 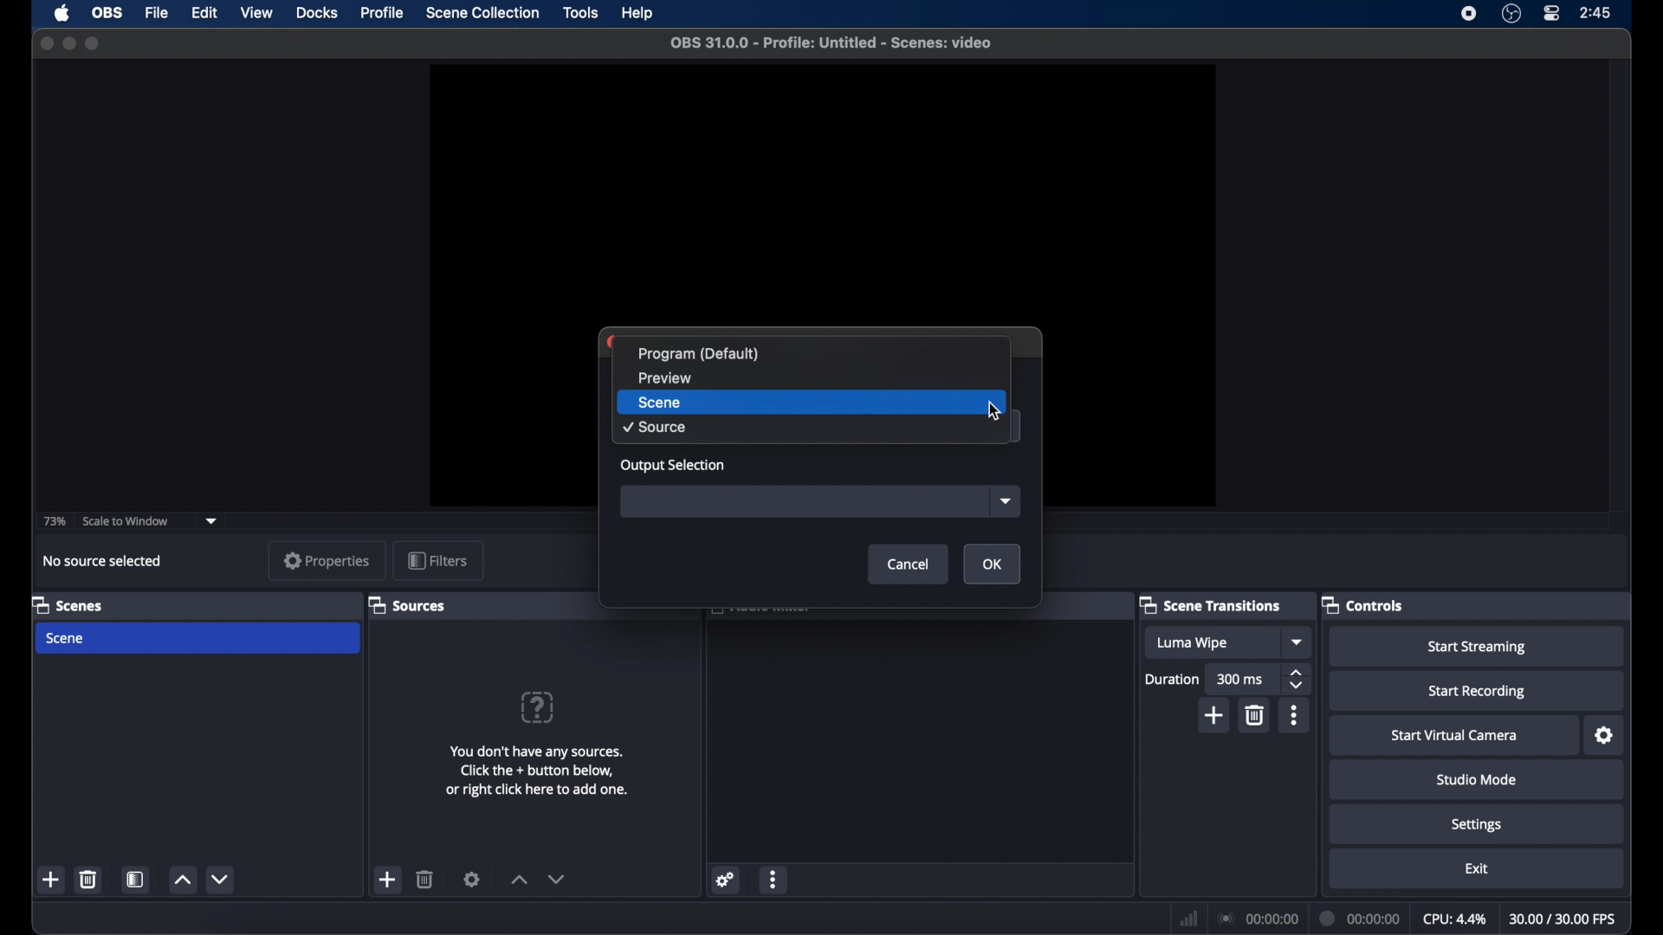 I want to click on properties, so click(x=327, y=560).